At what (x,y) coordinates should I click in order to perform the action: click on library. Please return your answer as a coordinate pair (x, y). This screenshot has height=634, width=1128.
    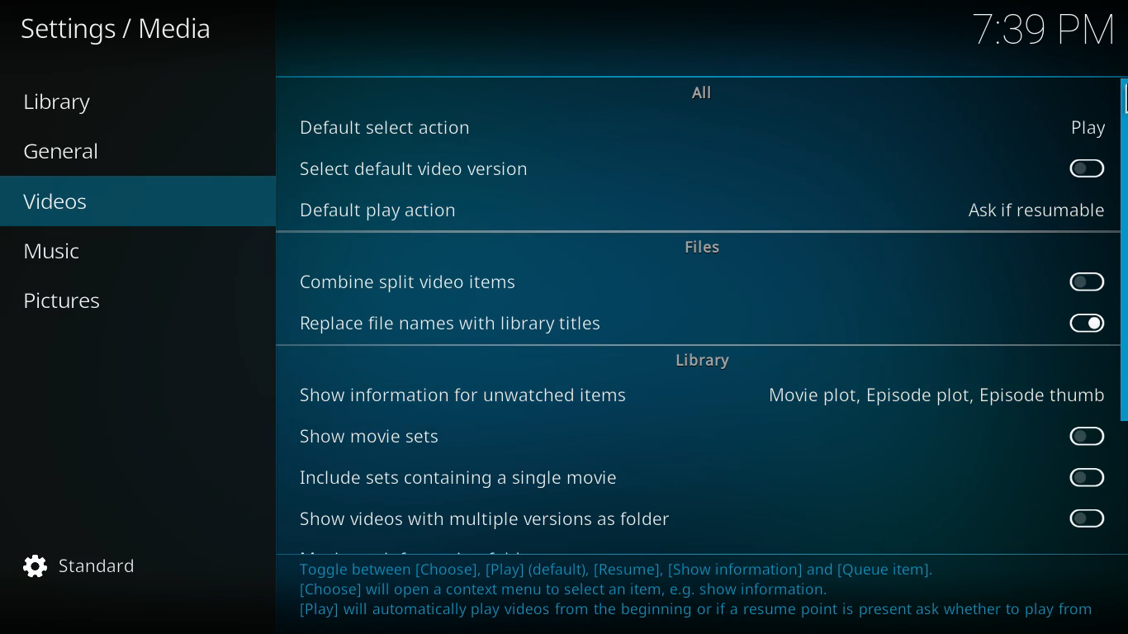
    Looking at the image, I should click on (705, 363).